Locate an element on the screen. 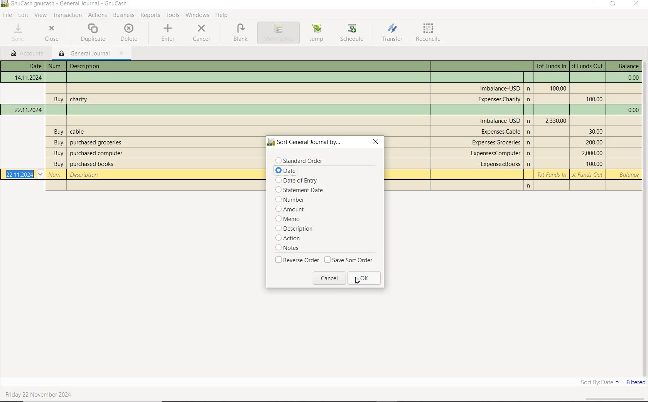 The height and width of the screenshot is (402, 648). CLOSE is located at coordinates (52, 33).